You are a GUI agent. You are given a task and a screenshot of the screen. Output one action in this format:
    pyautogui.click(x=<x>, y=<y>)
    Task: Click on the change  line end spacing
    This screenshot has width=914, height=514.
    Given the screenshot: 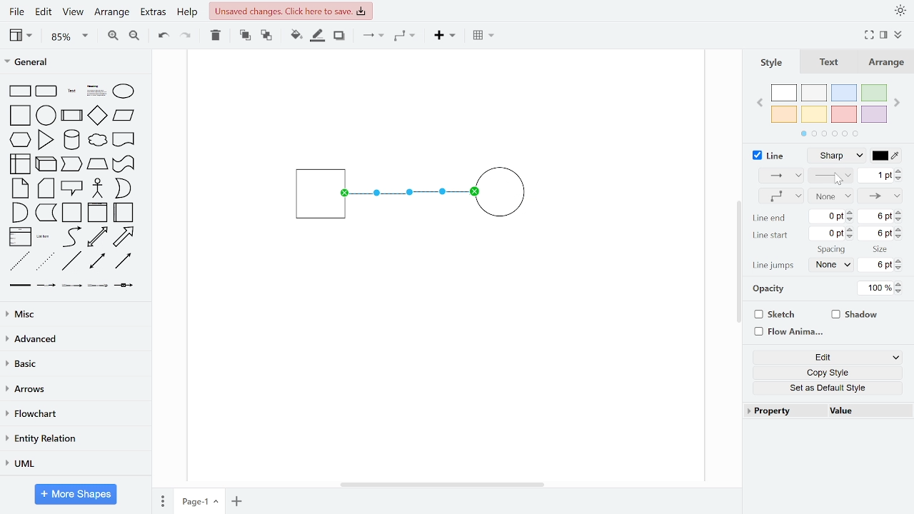 What is the action you would take?
    pyautogui.click(x=833, y=218)
    